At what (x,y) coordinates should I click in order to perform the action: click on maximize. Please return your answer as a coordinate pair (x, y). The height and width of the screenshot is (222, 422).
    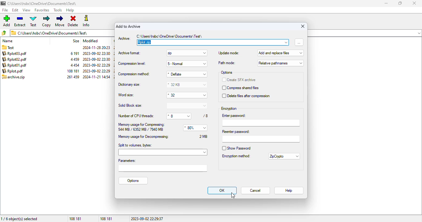
    Looking at the image, I should click on (400, 3).